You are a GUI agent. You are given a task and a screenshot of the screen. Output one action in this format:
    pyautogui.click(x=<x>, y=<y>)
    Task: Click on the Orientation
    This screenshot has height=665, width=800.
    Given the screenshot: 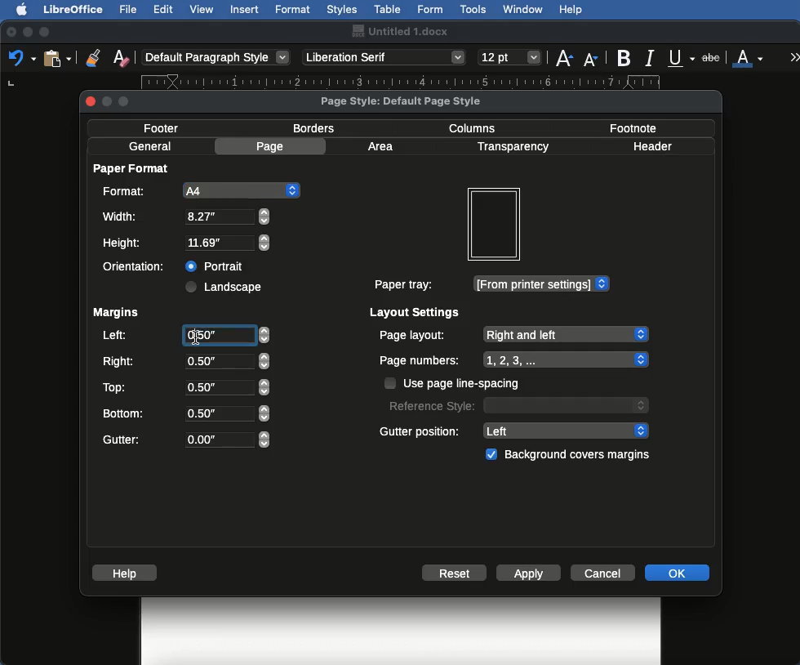 What is the action you would take?
    pyautogui.click(x=137, y=266)
    